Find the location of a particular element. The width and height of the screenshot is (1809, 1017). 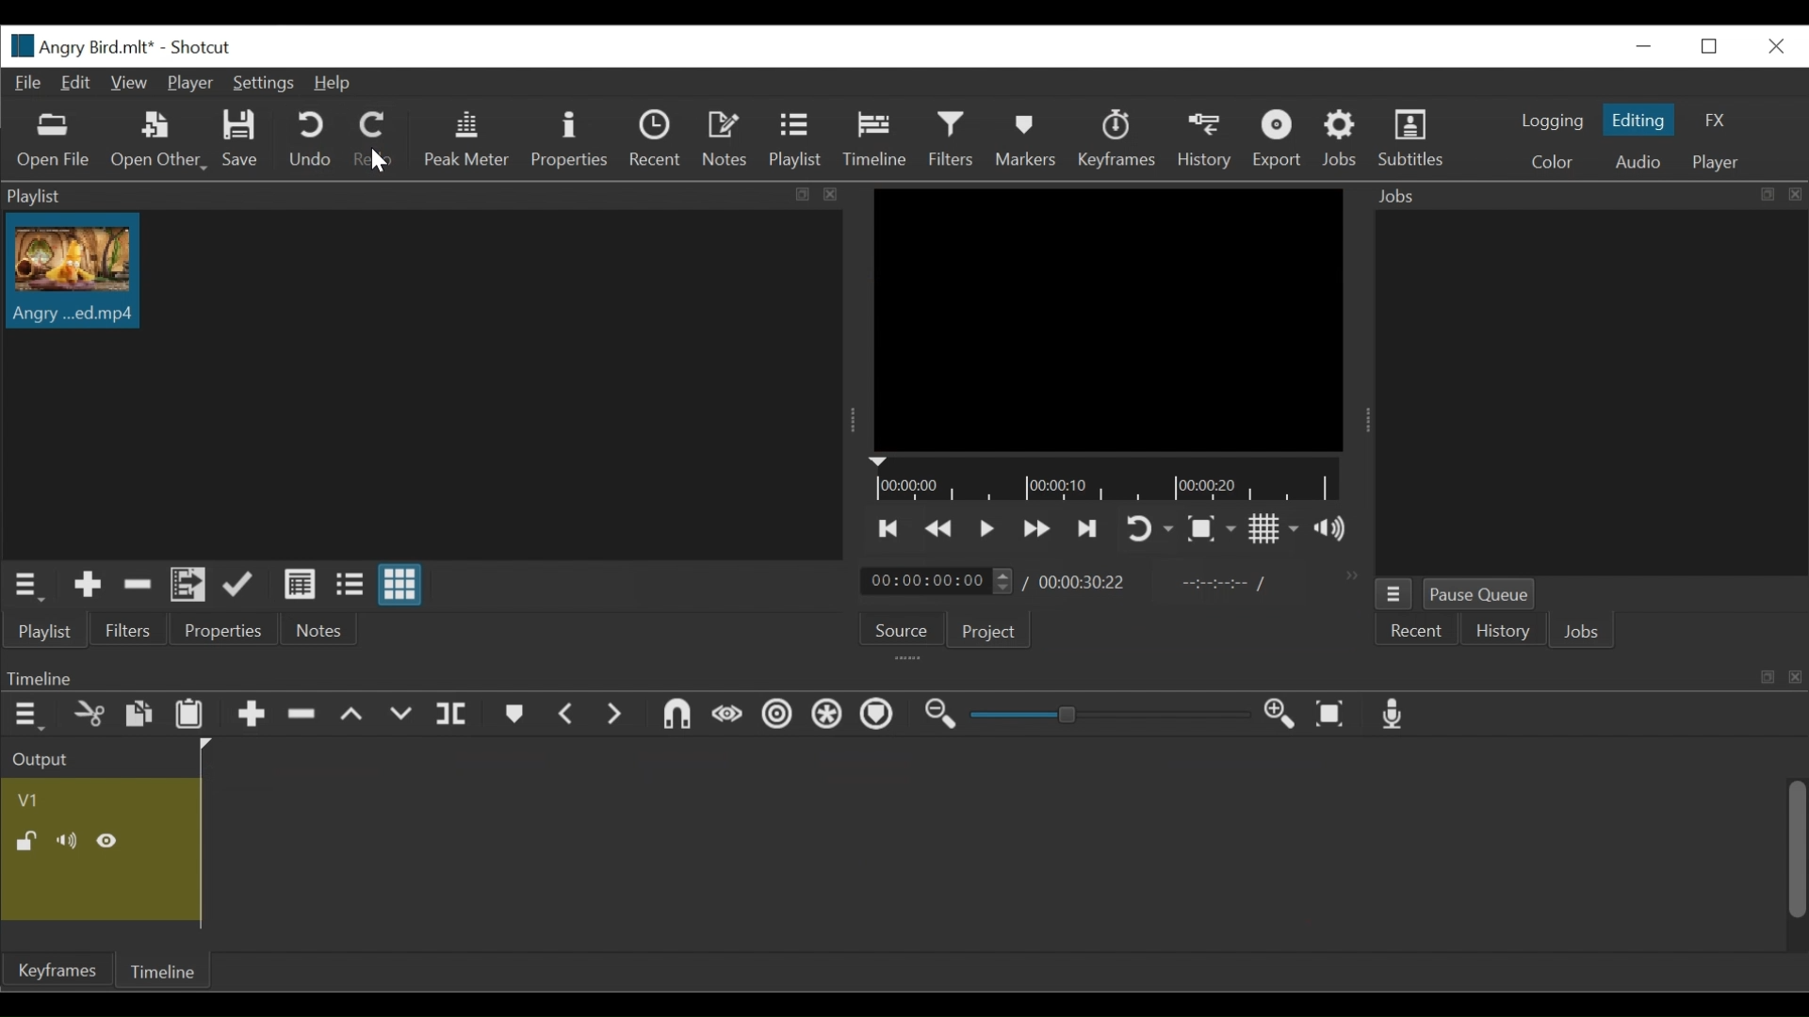

Save is located at coordinates (241, 139).